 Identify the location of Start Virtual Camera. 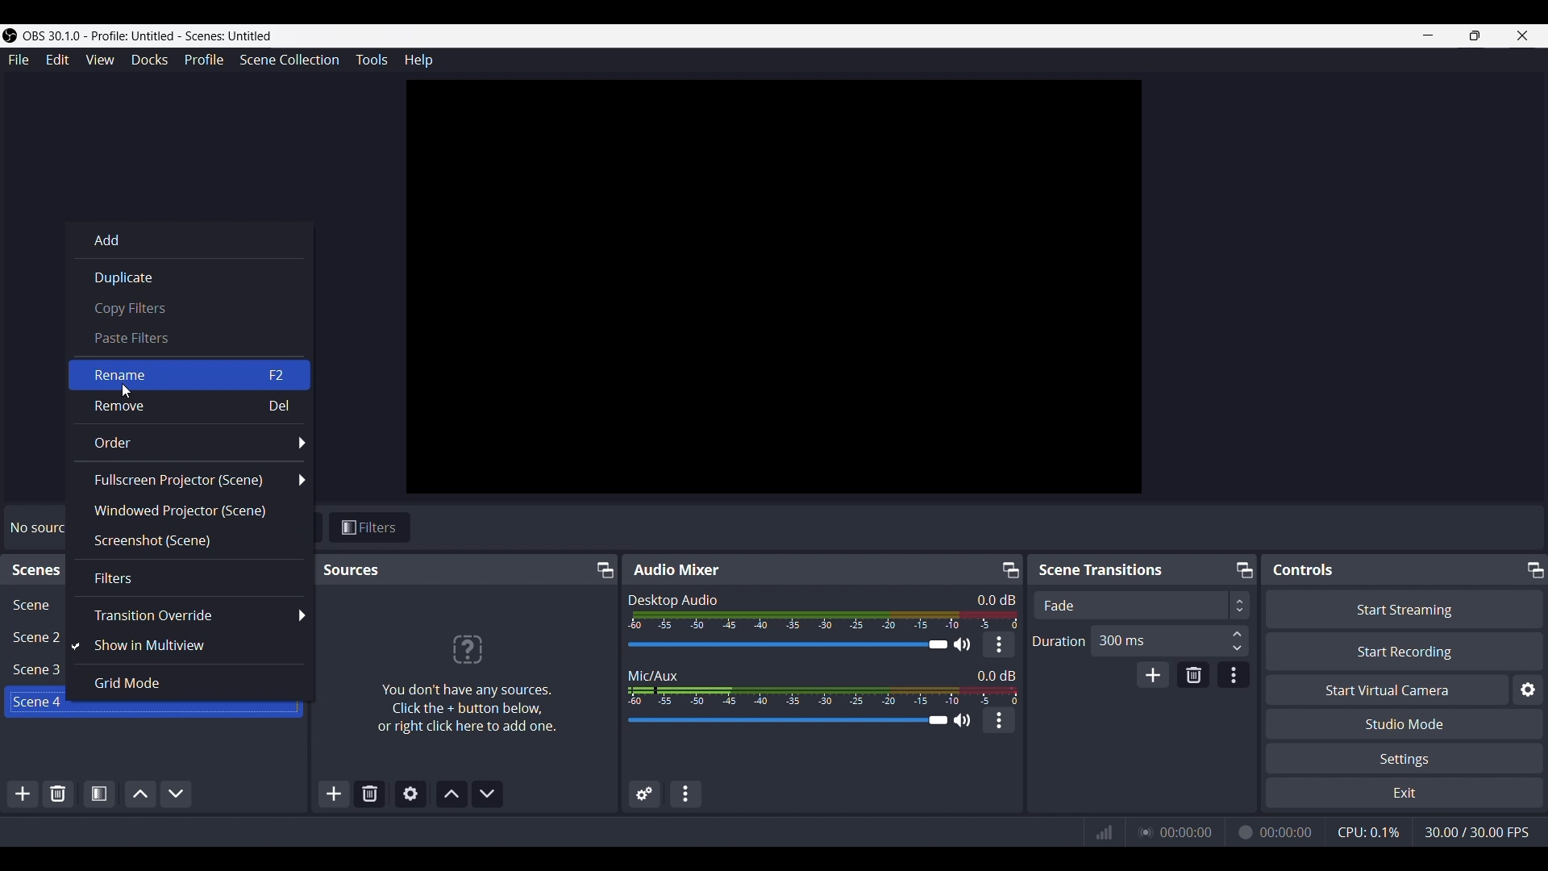
(1386, 690).